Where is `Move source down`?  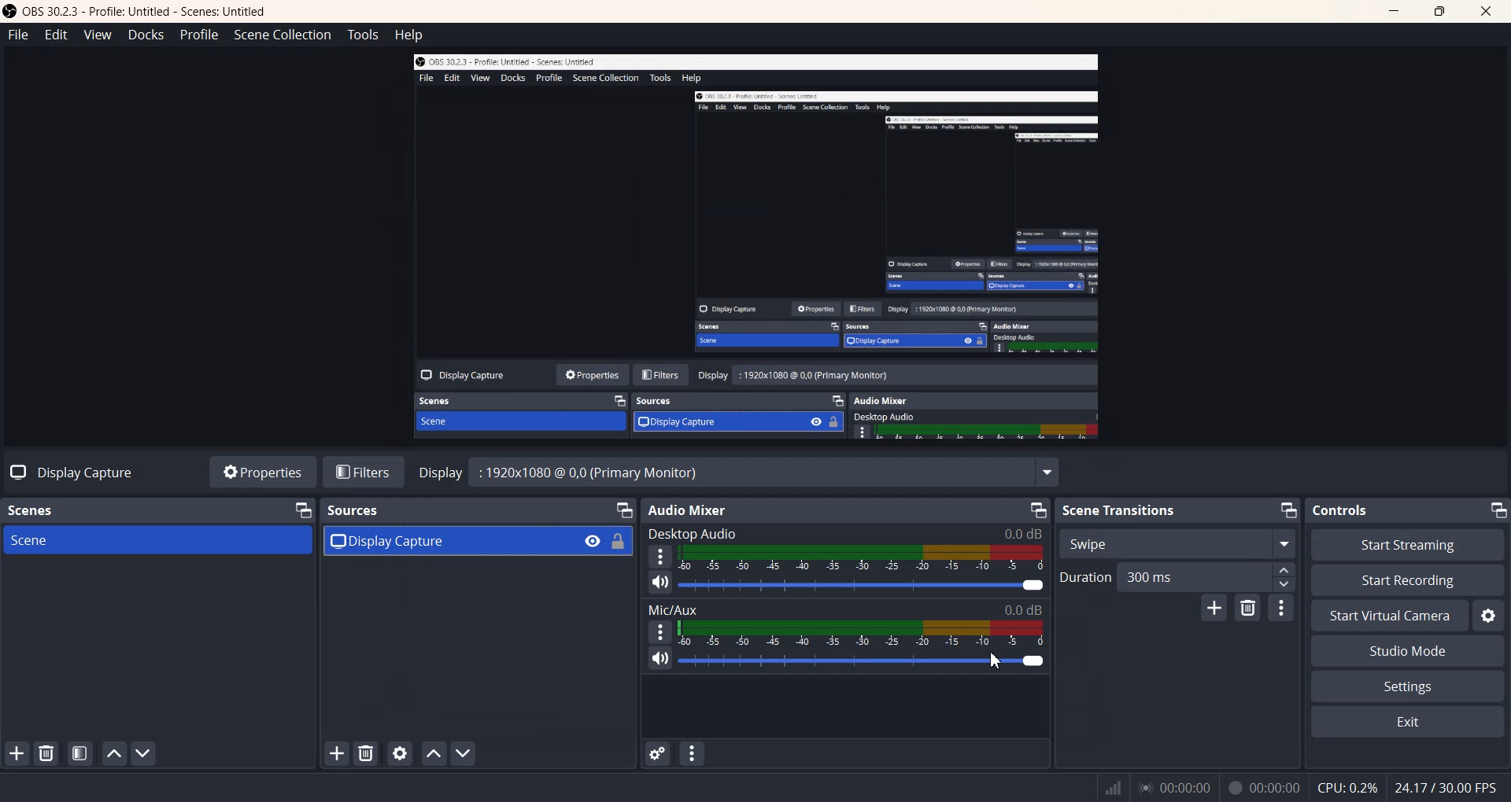
Move source down is located at coordinates (462, 753).